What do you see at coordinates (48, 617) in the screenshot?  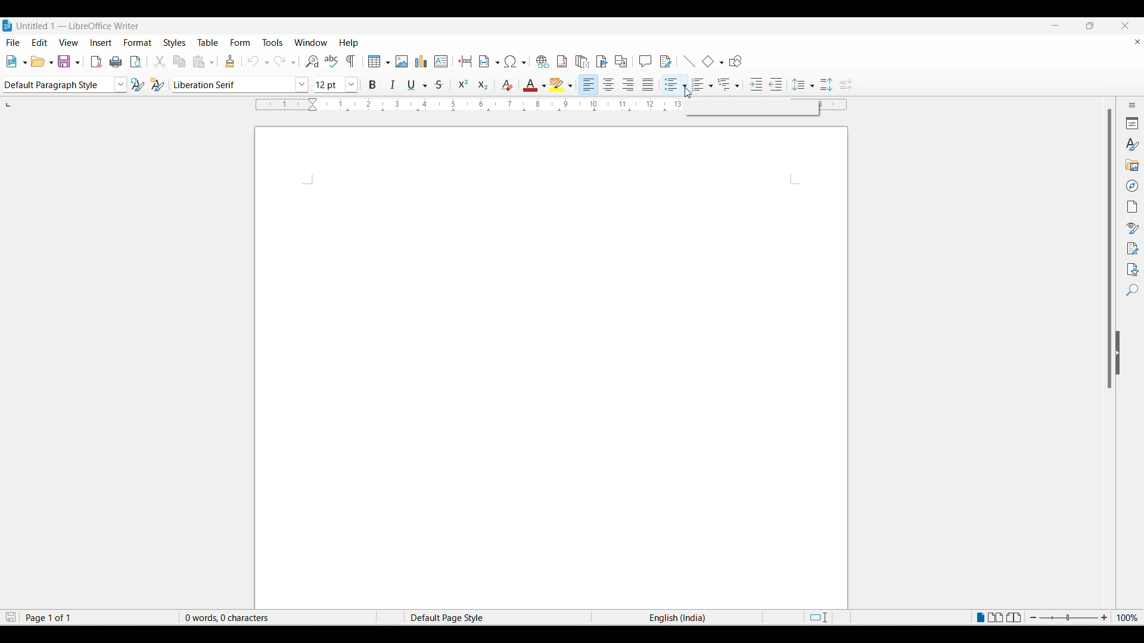 I see `Page 1 of 1` at bounding box center [48, 617].